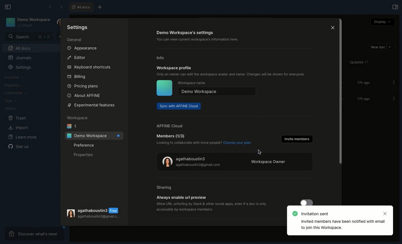 This screenshot has width=402, height=244. Describe the element at coordinates (50, 7) in the screenshot. I see `Back` at that location.